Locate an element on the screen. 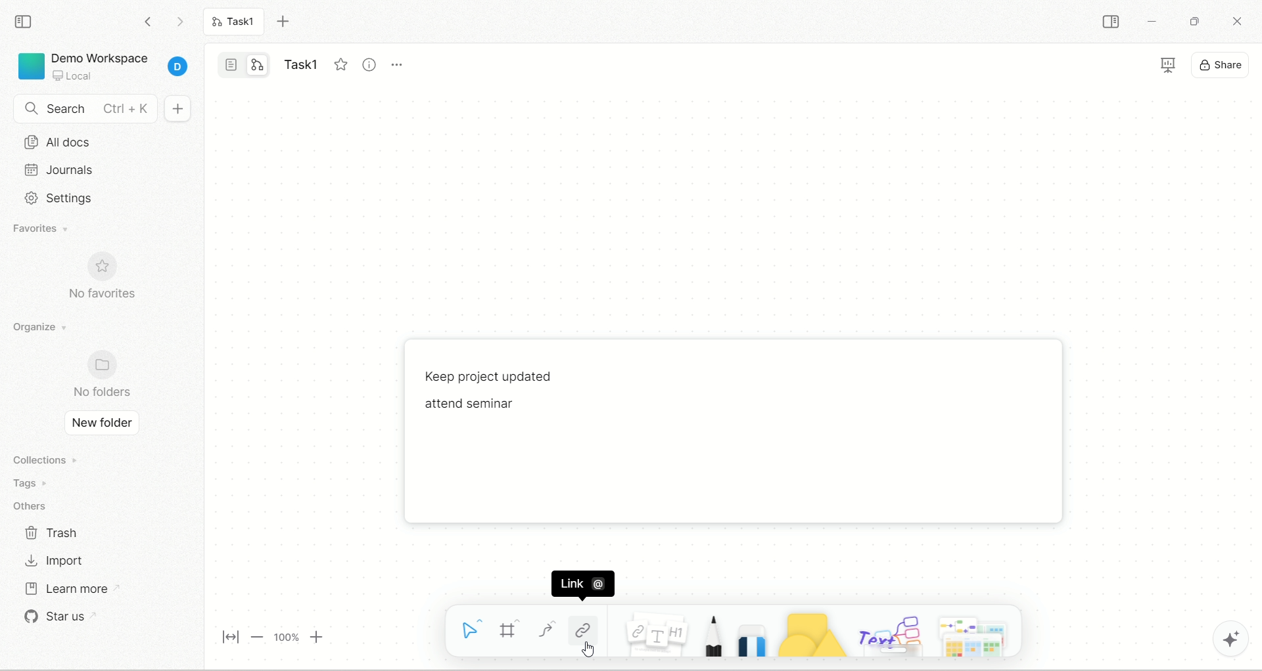 The image size is (1262, 671). collapse sidebar is located at coordinates (26, 22).